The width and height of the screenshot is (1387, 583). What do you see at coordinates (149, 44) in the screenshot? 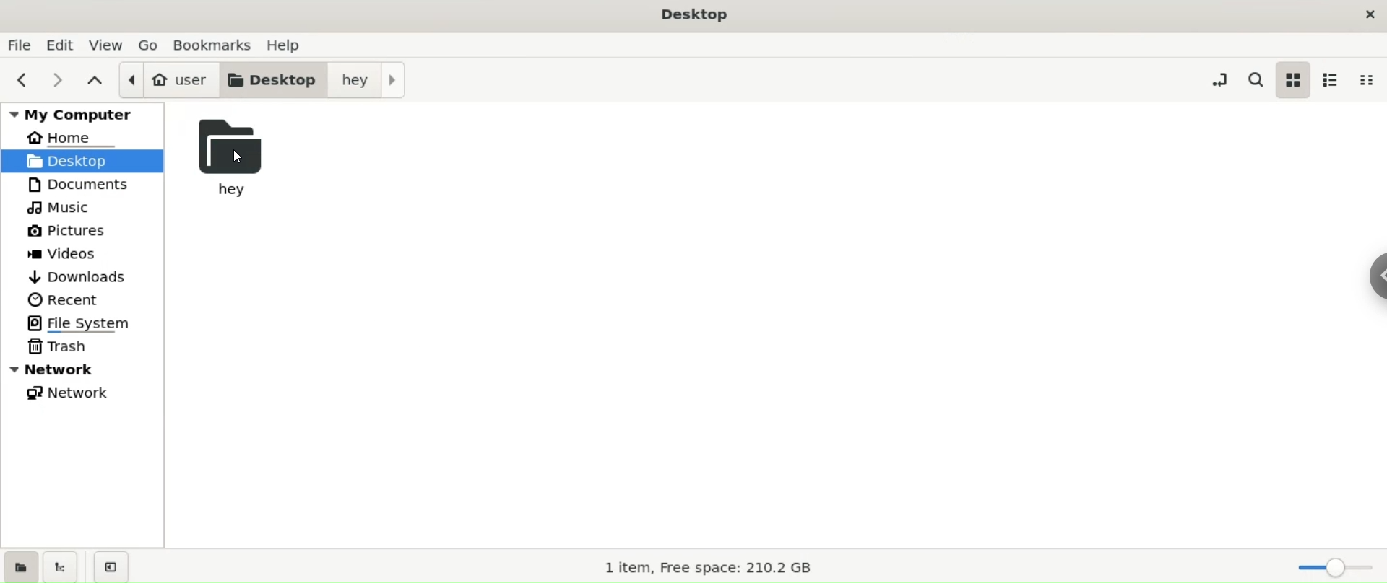
I see `go` at bounding box center [149, 44].